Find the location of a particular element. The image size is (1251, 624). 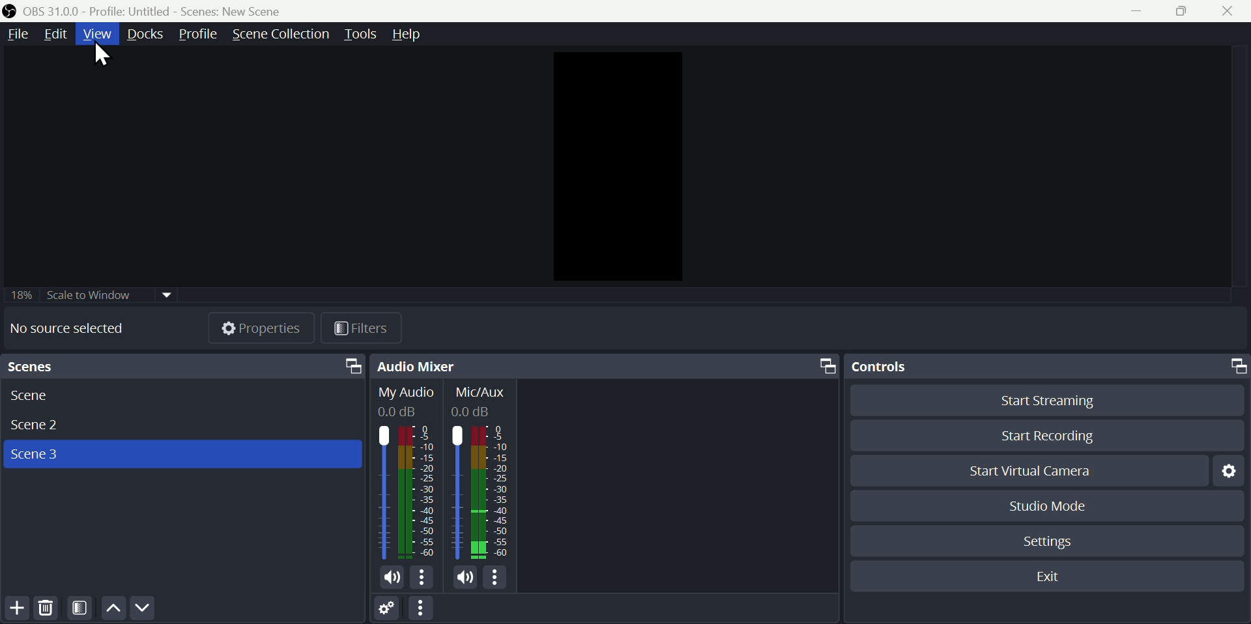

Delete is located at coordinates (48, 610).